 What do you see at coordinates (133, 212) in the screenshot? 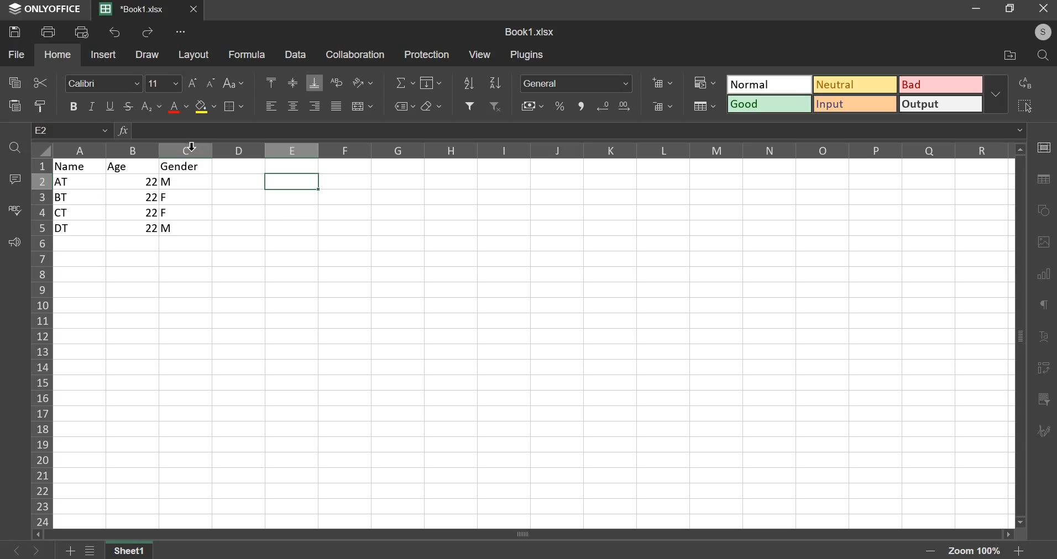
I see `22` at bounding box center [133, 212].